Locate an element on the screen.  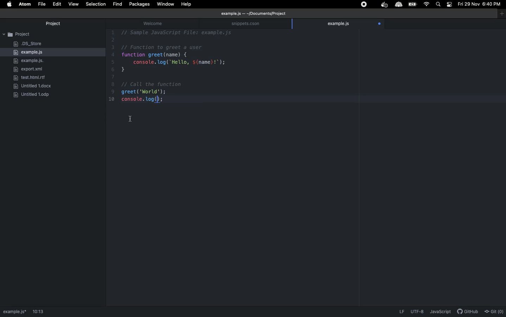
Code is located at coordinates (186, 66).